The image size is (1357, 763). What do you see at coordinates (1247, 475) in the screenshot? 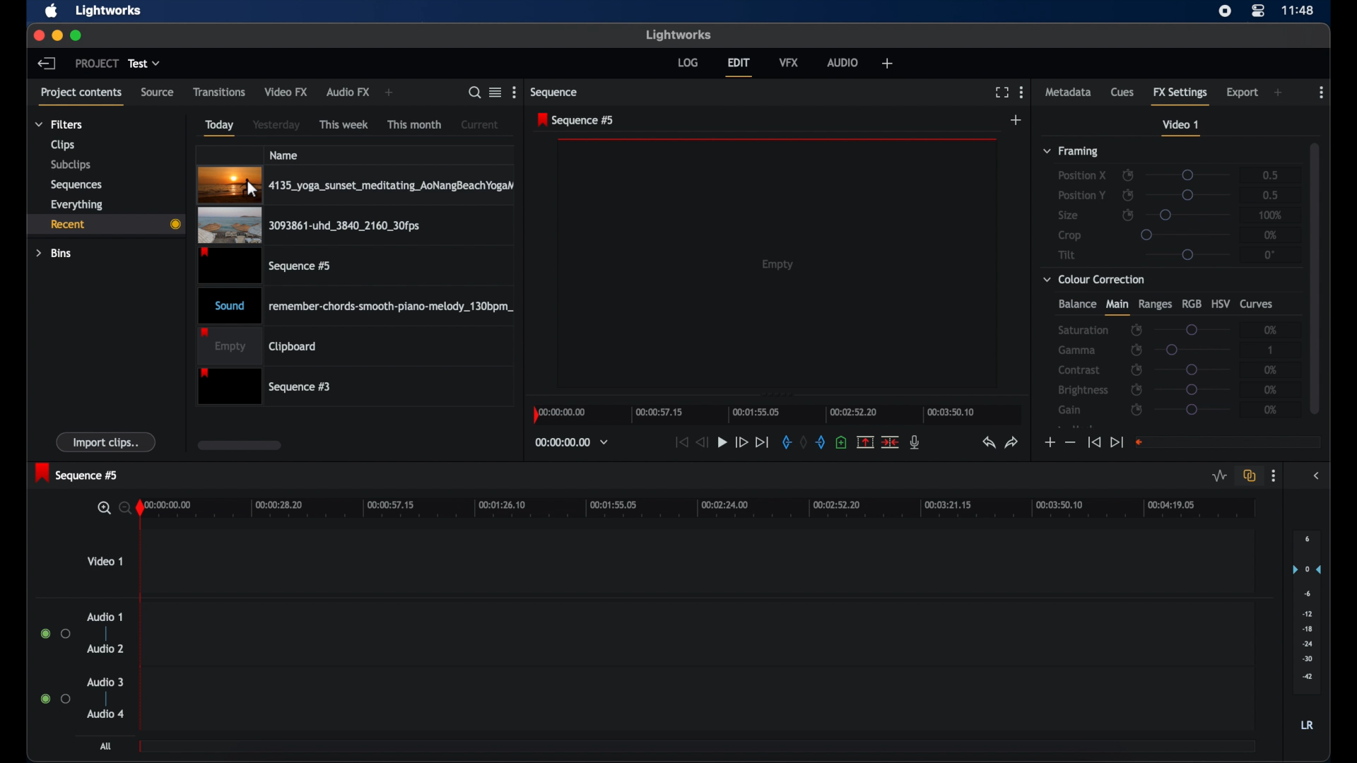
I see `toggle auto track sync` at bounding box center [1247, 475].